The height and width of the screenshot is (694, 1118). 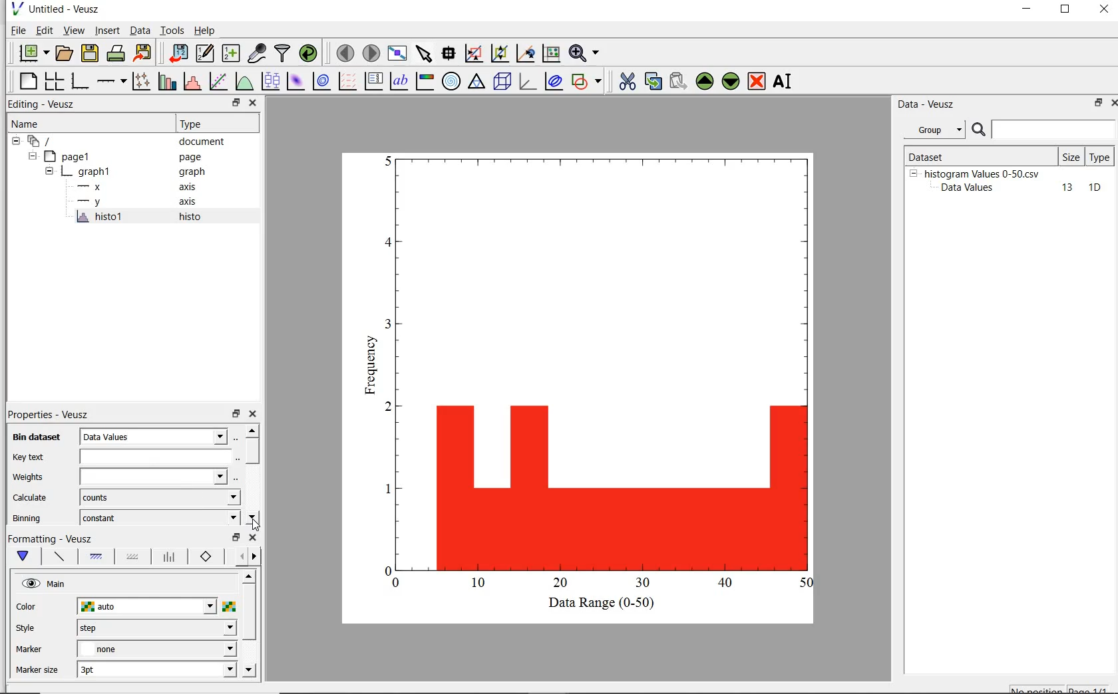 What do you see at coordinates (249, 671) in the screenshot?
I see `move down` at bounding box center [249, 671].